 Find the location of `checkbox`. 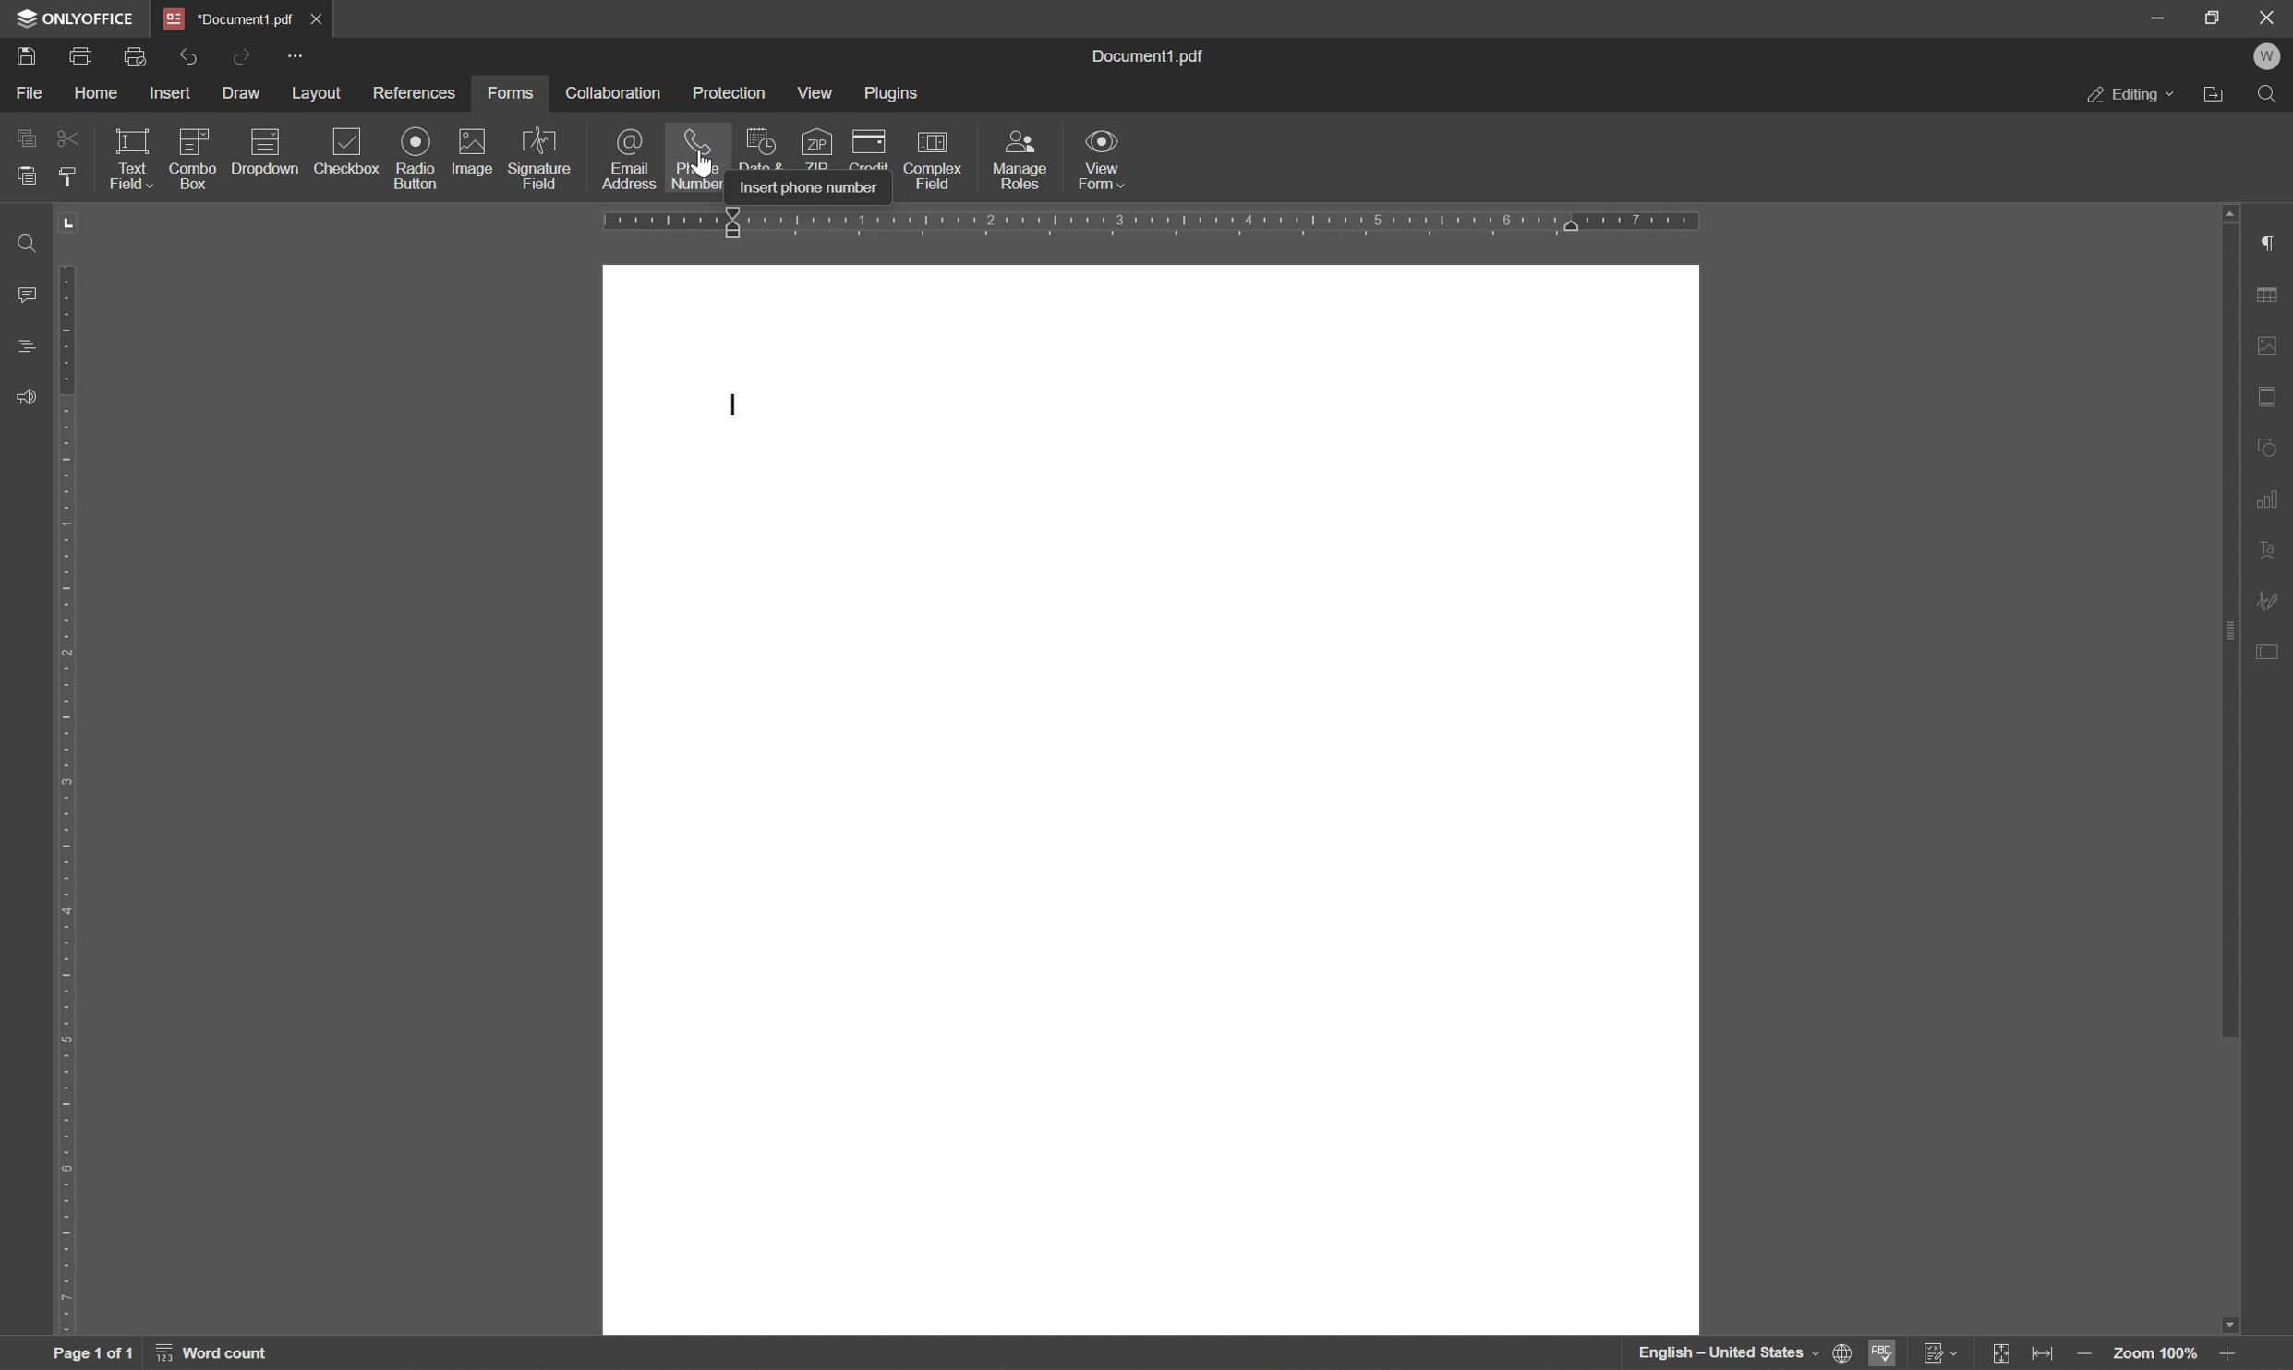

checkbox is located at coordinates (195, 154).